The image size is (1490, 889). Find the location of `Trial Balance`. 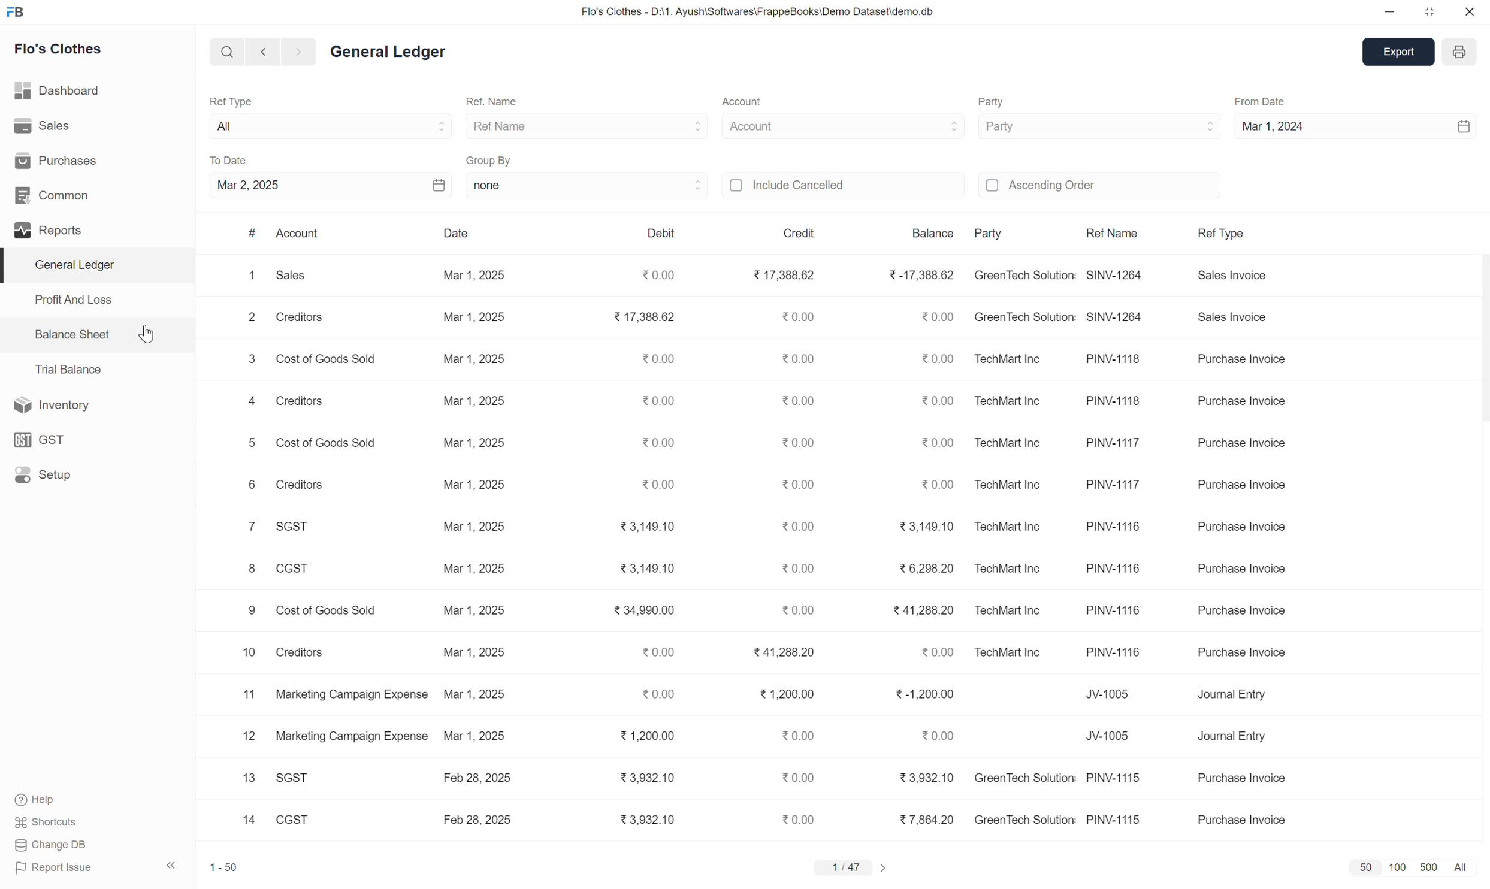

Trial Balance is located at coordinates (74, 371).